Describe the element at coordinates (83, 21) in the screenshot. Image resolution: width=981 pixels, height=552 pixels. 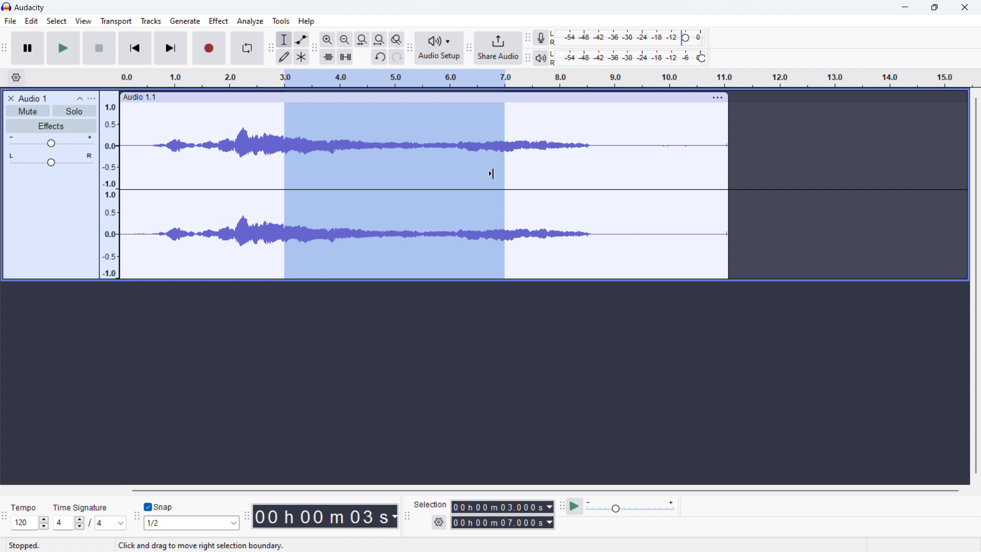
I see `view` at that location.